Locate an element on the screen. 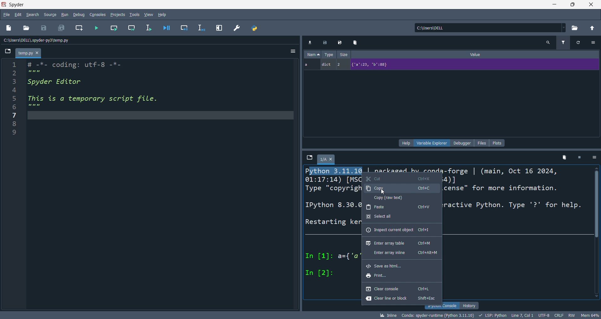  options is located at coordinates (595, 42).